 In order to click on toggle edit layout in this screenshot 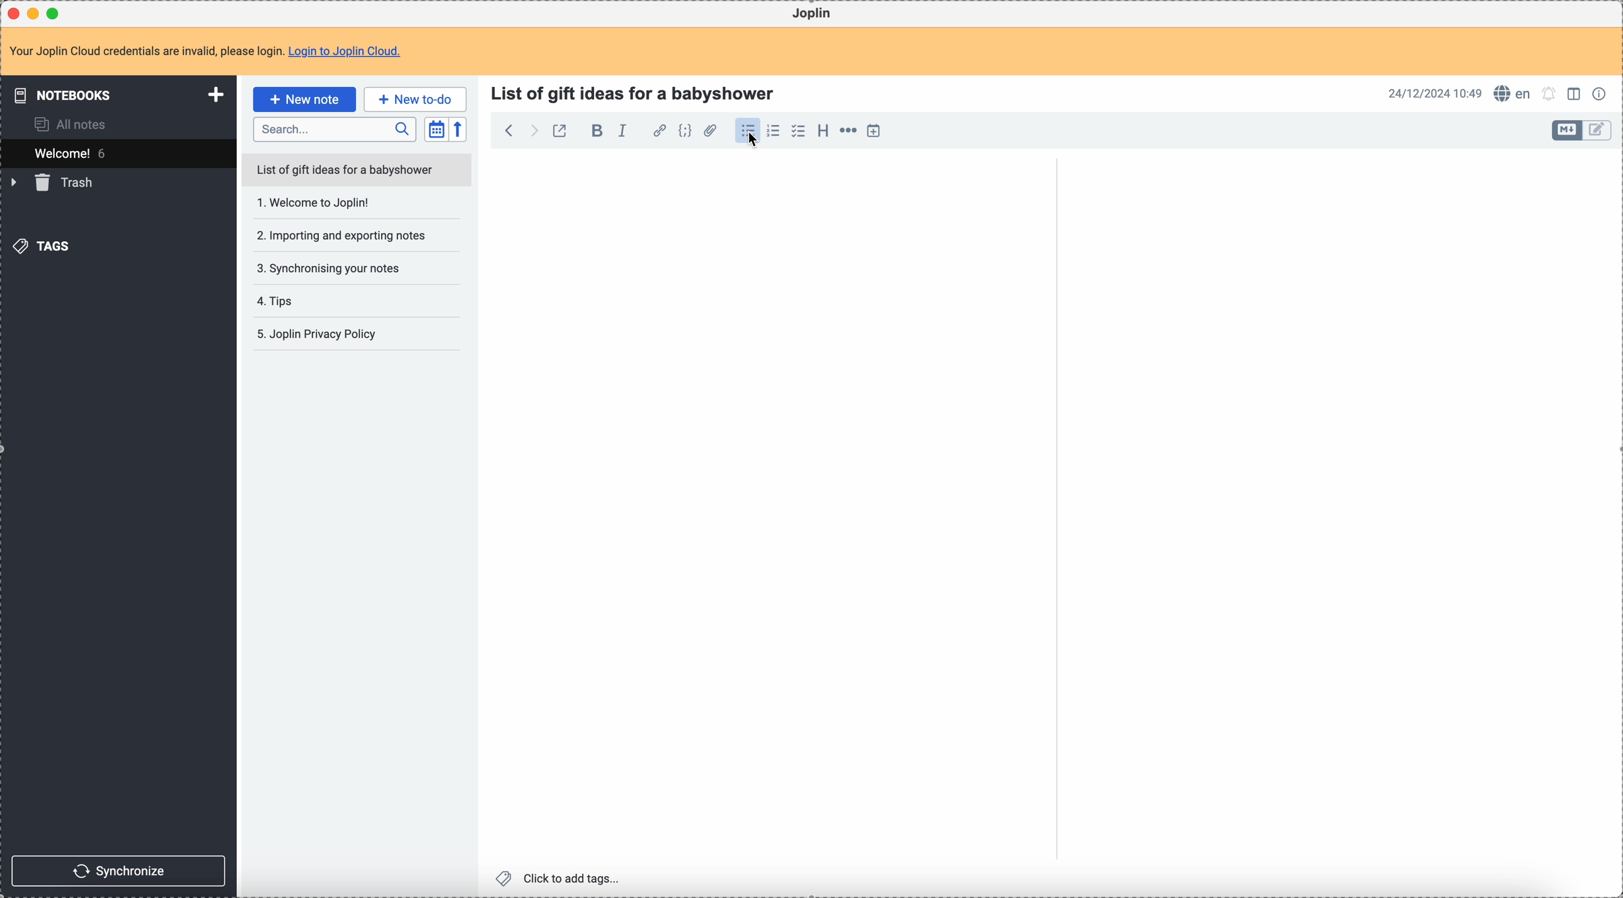, I will do `click(1566, 130)`.